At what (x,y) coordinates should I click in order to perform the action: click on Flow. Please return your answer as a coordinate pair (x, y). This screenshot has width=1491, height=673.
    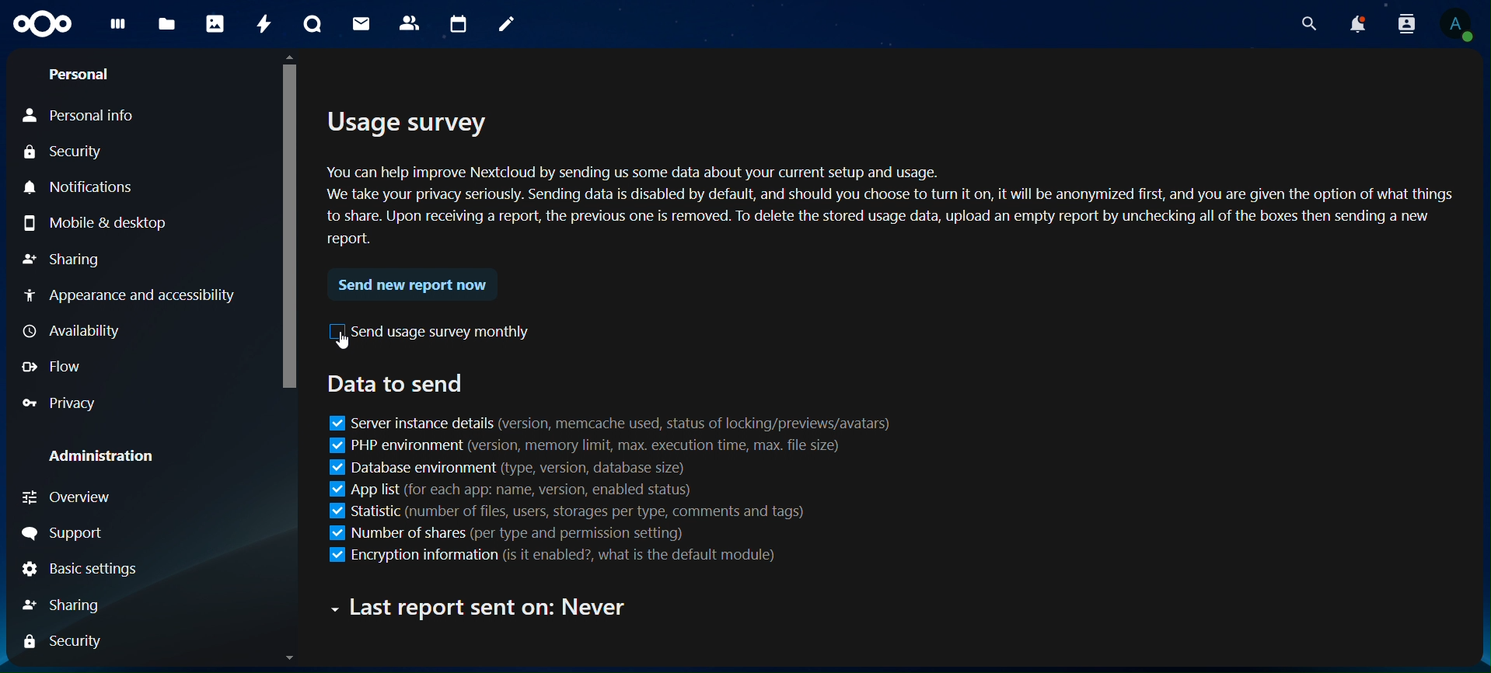
    Looking at the image, I should click on (54, 368).